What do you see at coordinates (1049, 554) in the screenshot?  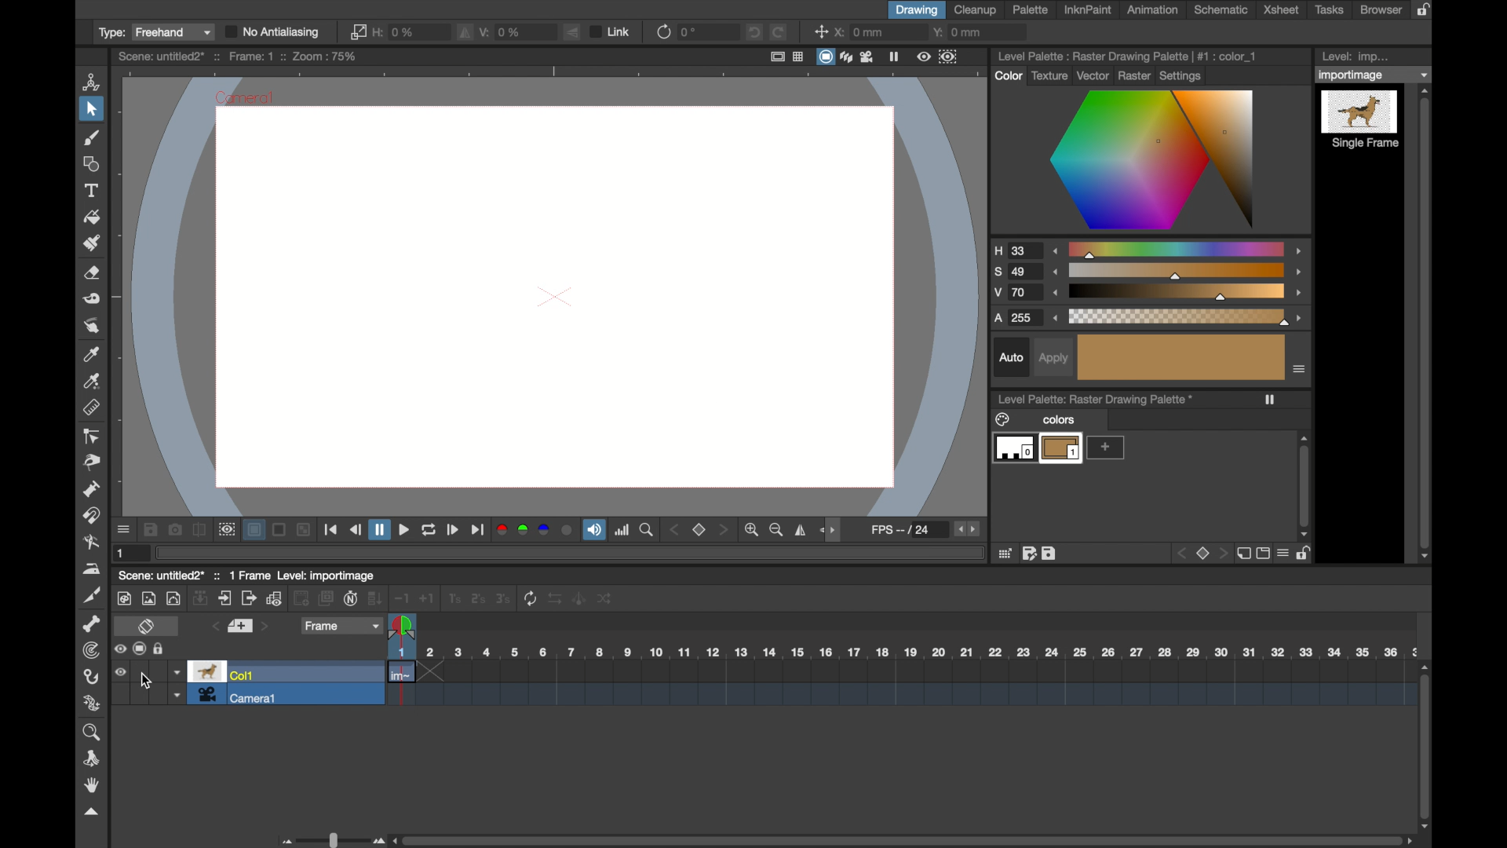 I see `save` at bounding box center [1049, 554].